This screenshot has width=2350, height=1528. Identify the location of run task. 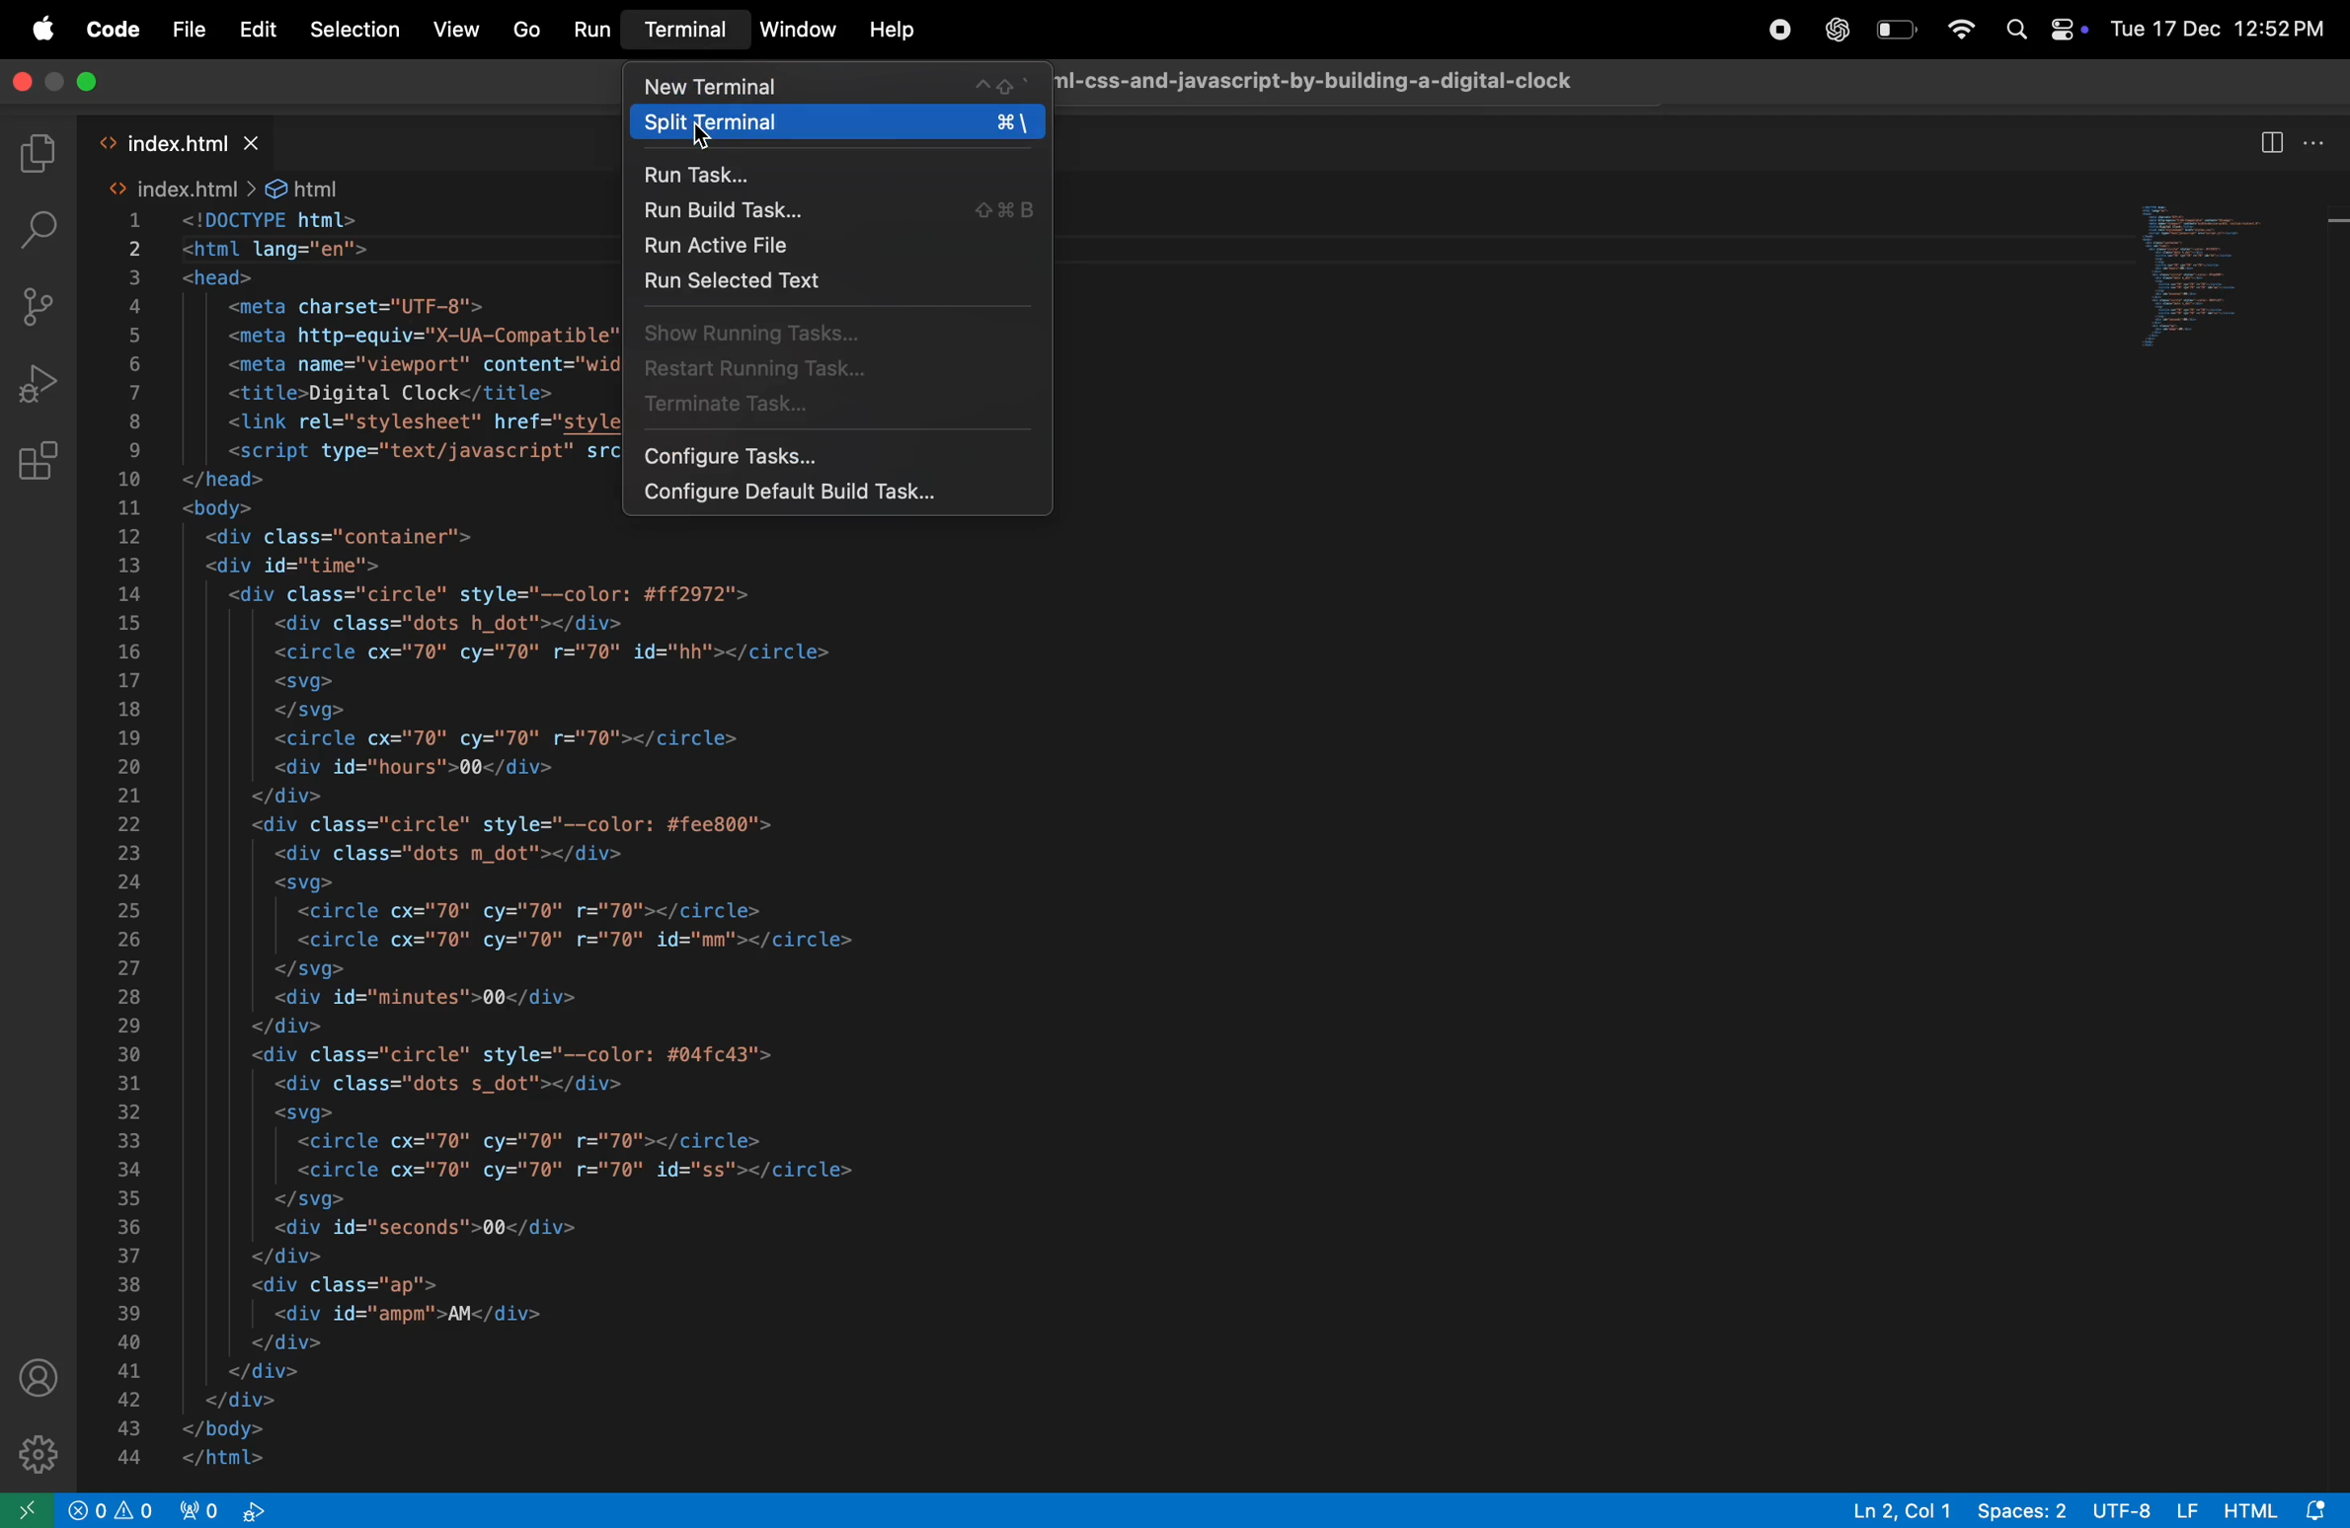
(842, 176).